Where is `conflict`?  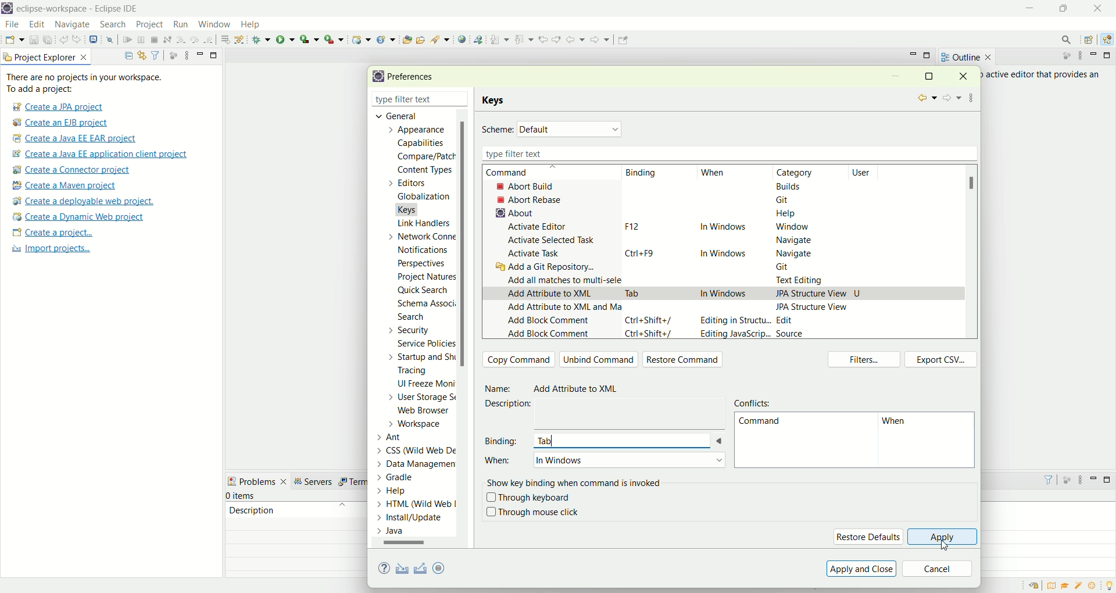 conflict is located at coordinates (755, 402).